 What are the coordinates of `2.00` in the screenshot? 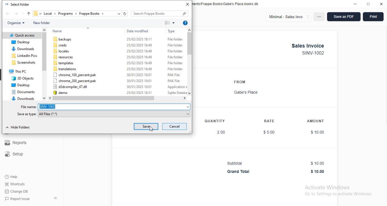 It's located at (222, 132).